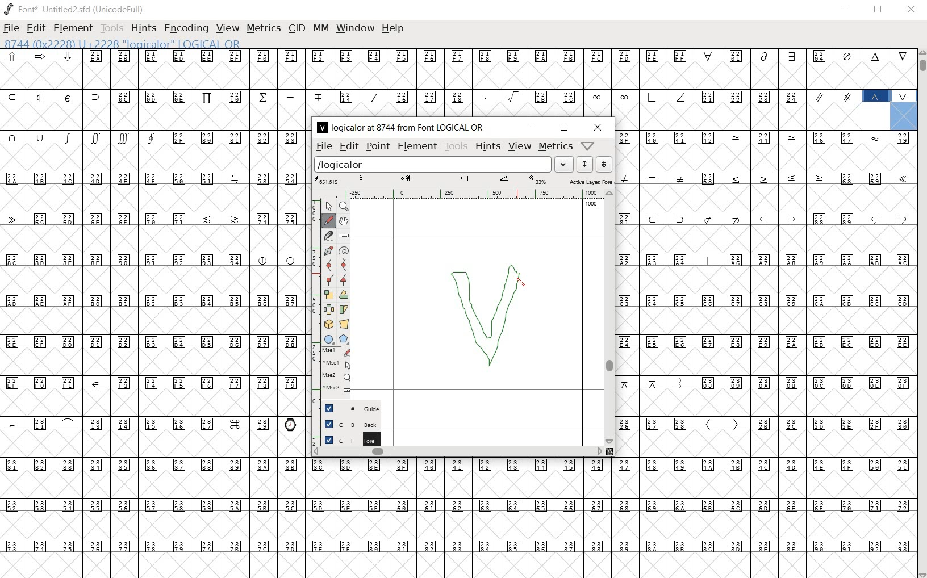 The image size is (927, 578). What do you see at coordinates (73, 28) in the screenshot?
I see `element` at bounding box center [73, 28].